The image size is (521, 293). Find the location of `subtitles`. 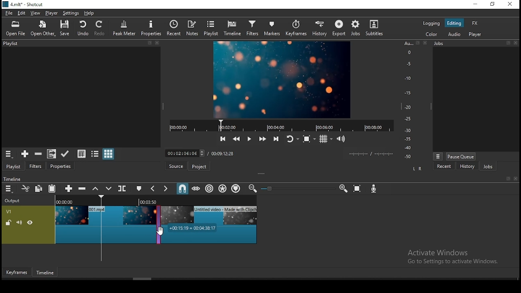

subtitles is located at coordinates (374, 28).